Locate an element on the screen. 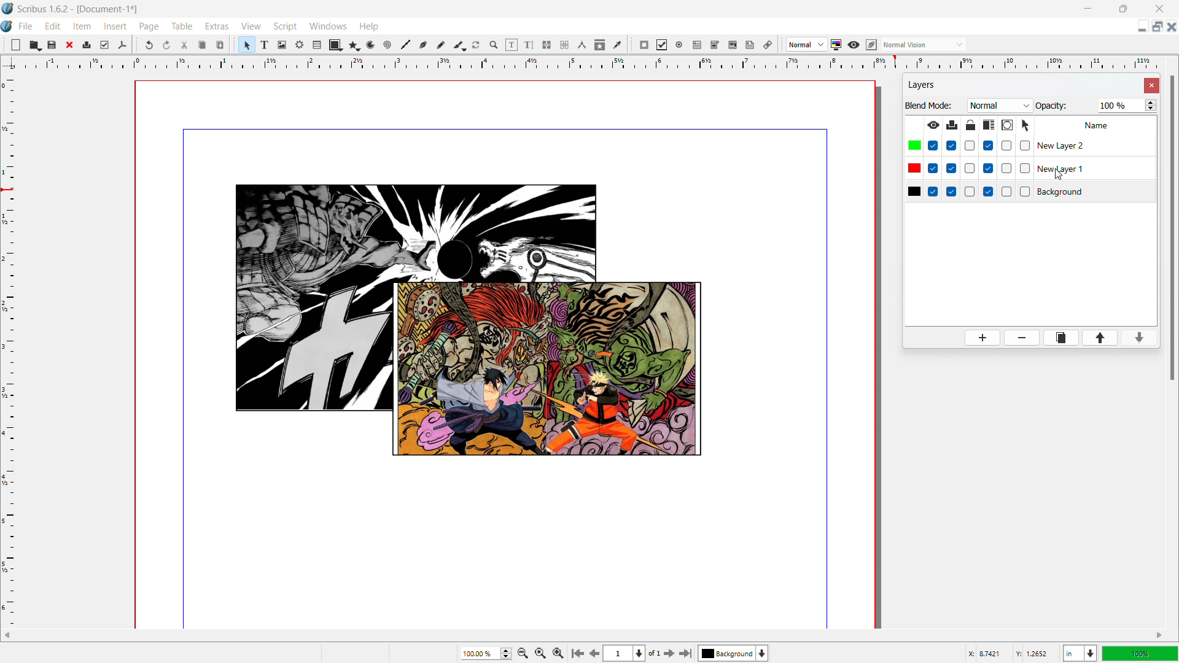  select objects on layer is located at coordinates (1026, 125).